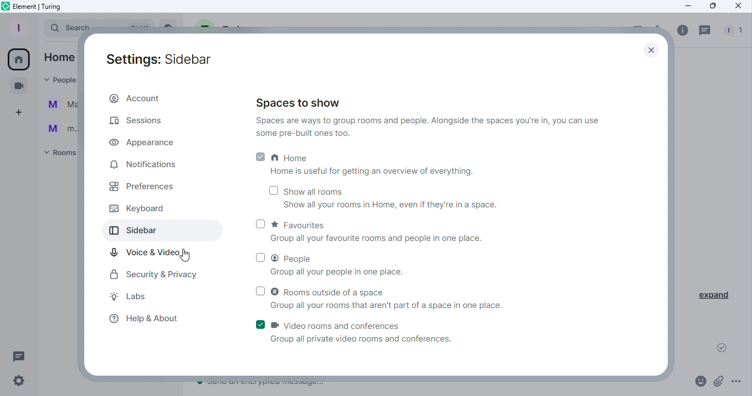 This screenshot has width=752, height=396. I want to click on Element icon, so click(46, 7).